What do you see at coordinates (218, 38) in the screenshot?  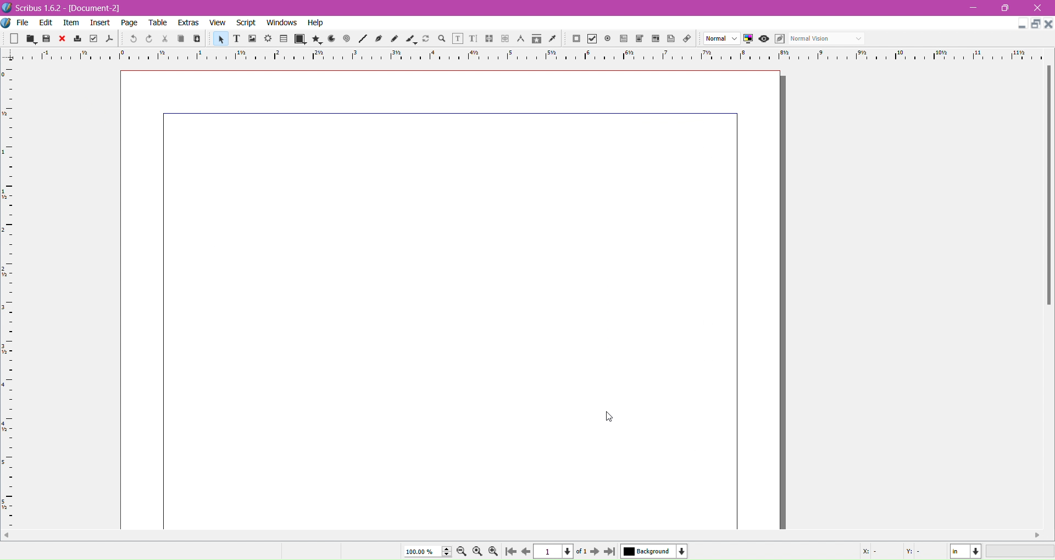 I see `select` at bounding box center [218, 38].